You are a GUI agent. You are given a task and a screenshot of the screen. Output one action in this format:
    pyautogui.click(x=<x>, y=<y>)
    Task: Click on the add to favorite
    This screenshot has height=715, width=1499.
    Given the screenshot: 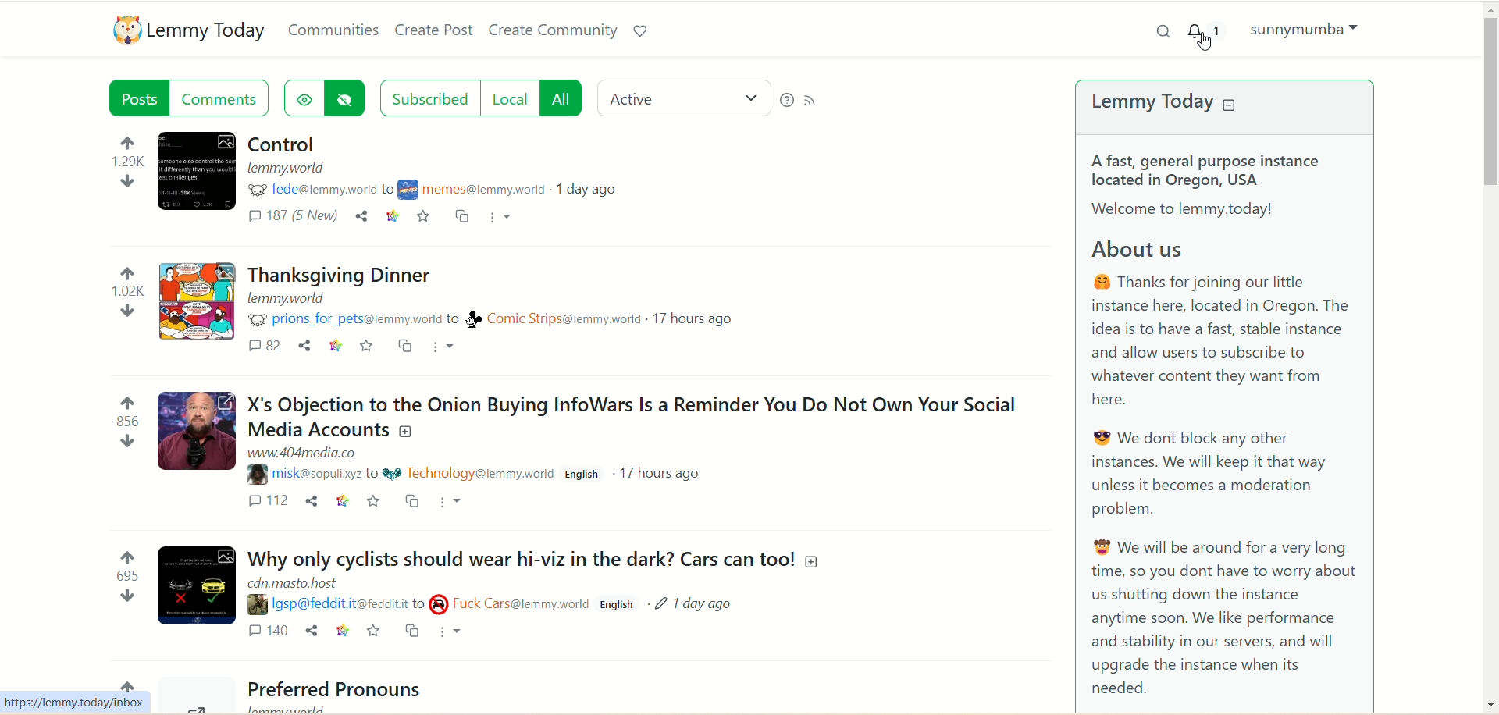 What is the action you would take?
    pyautogui.click(x=425, y=215)
    